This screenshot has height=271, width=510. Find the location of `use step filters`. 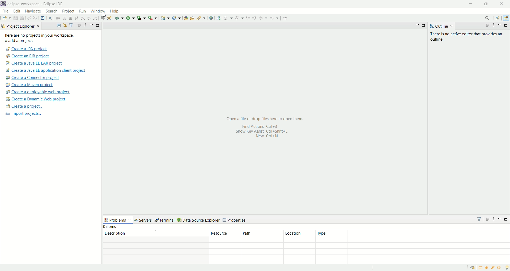

use step filters is located at coordinates (109, 18).